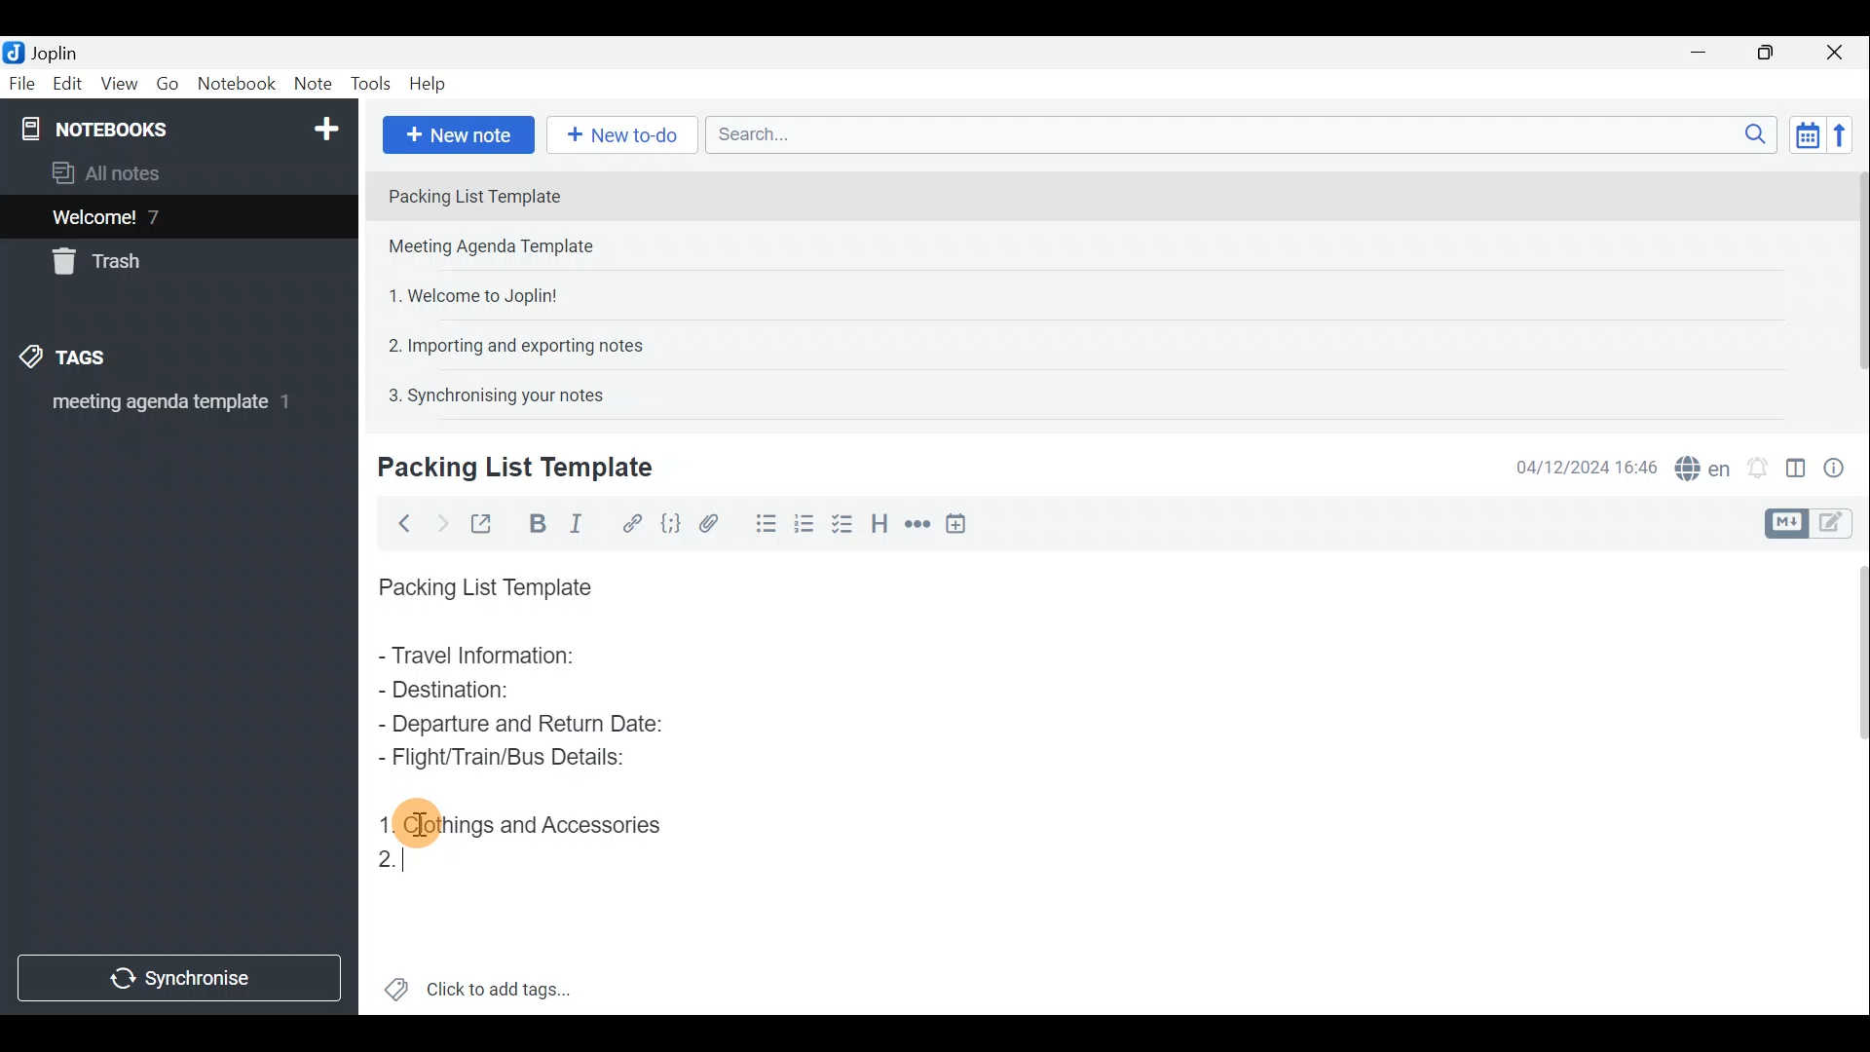 This screenshot has height=1052, width=1870. I want to click on Synchronise, so click(182, 981).